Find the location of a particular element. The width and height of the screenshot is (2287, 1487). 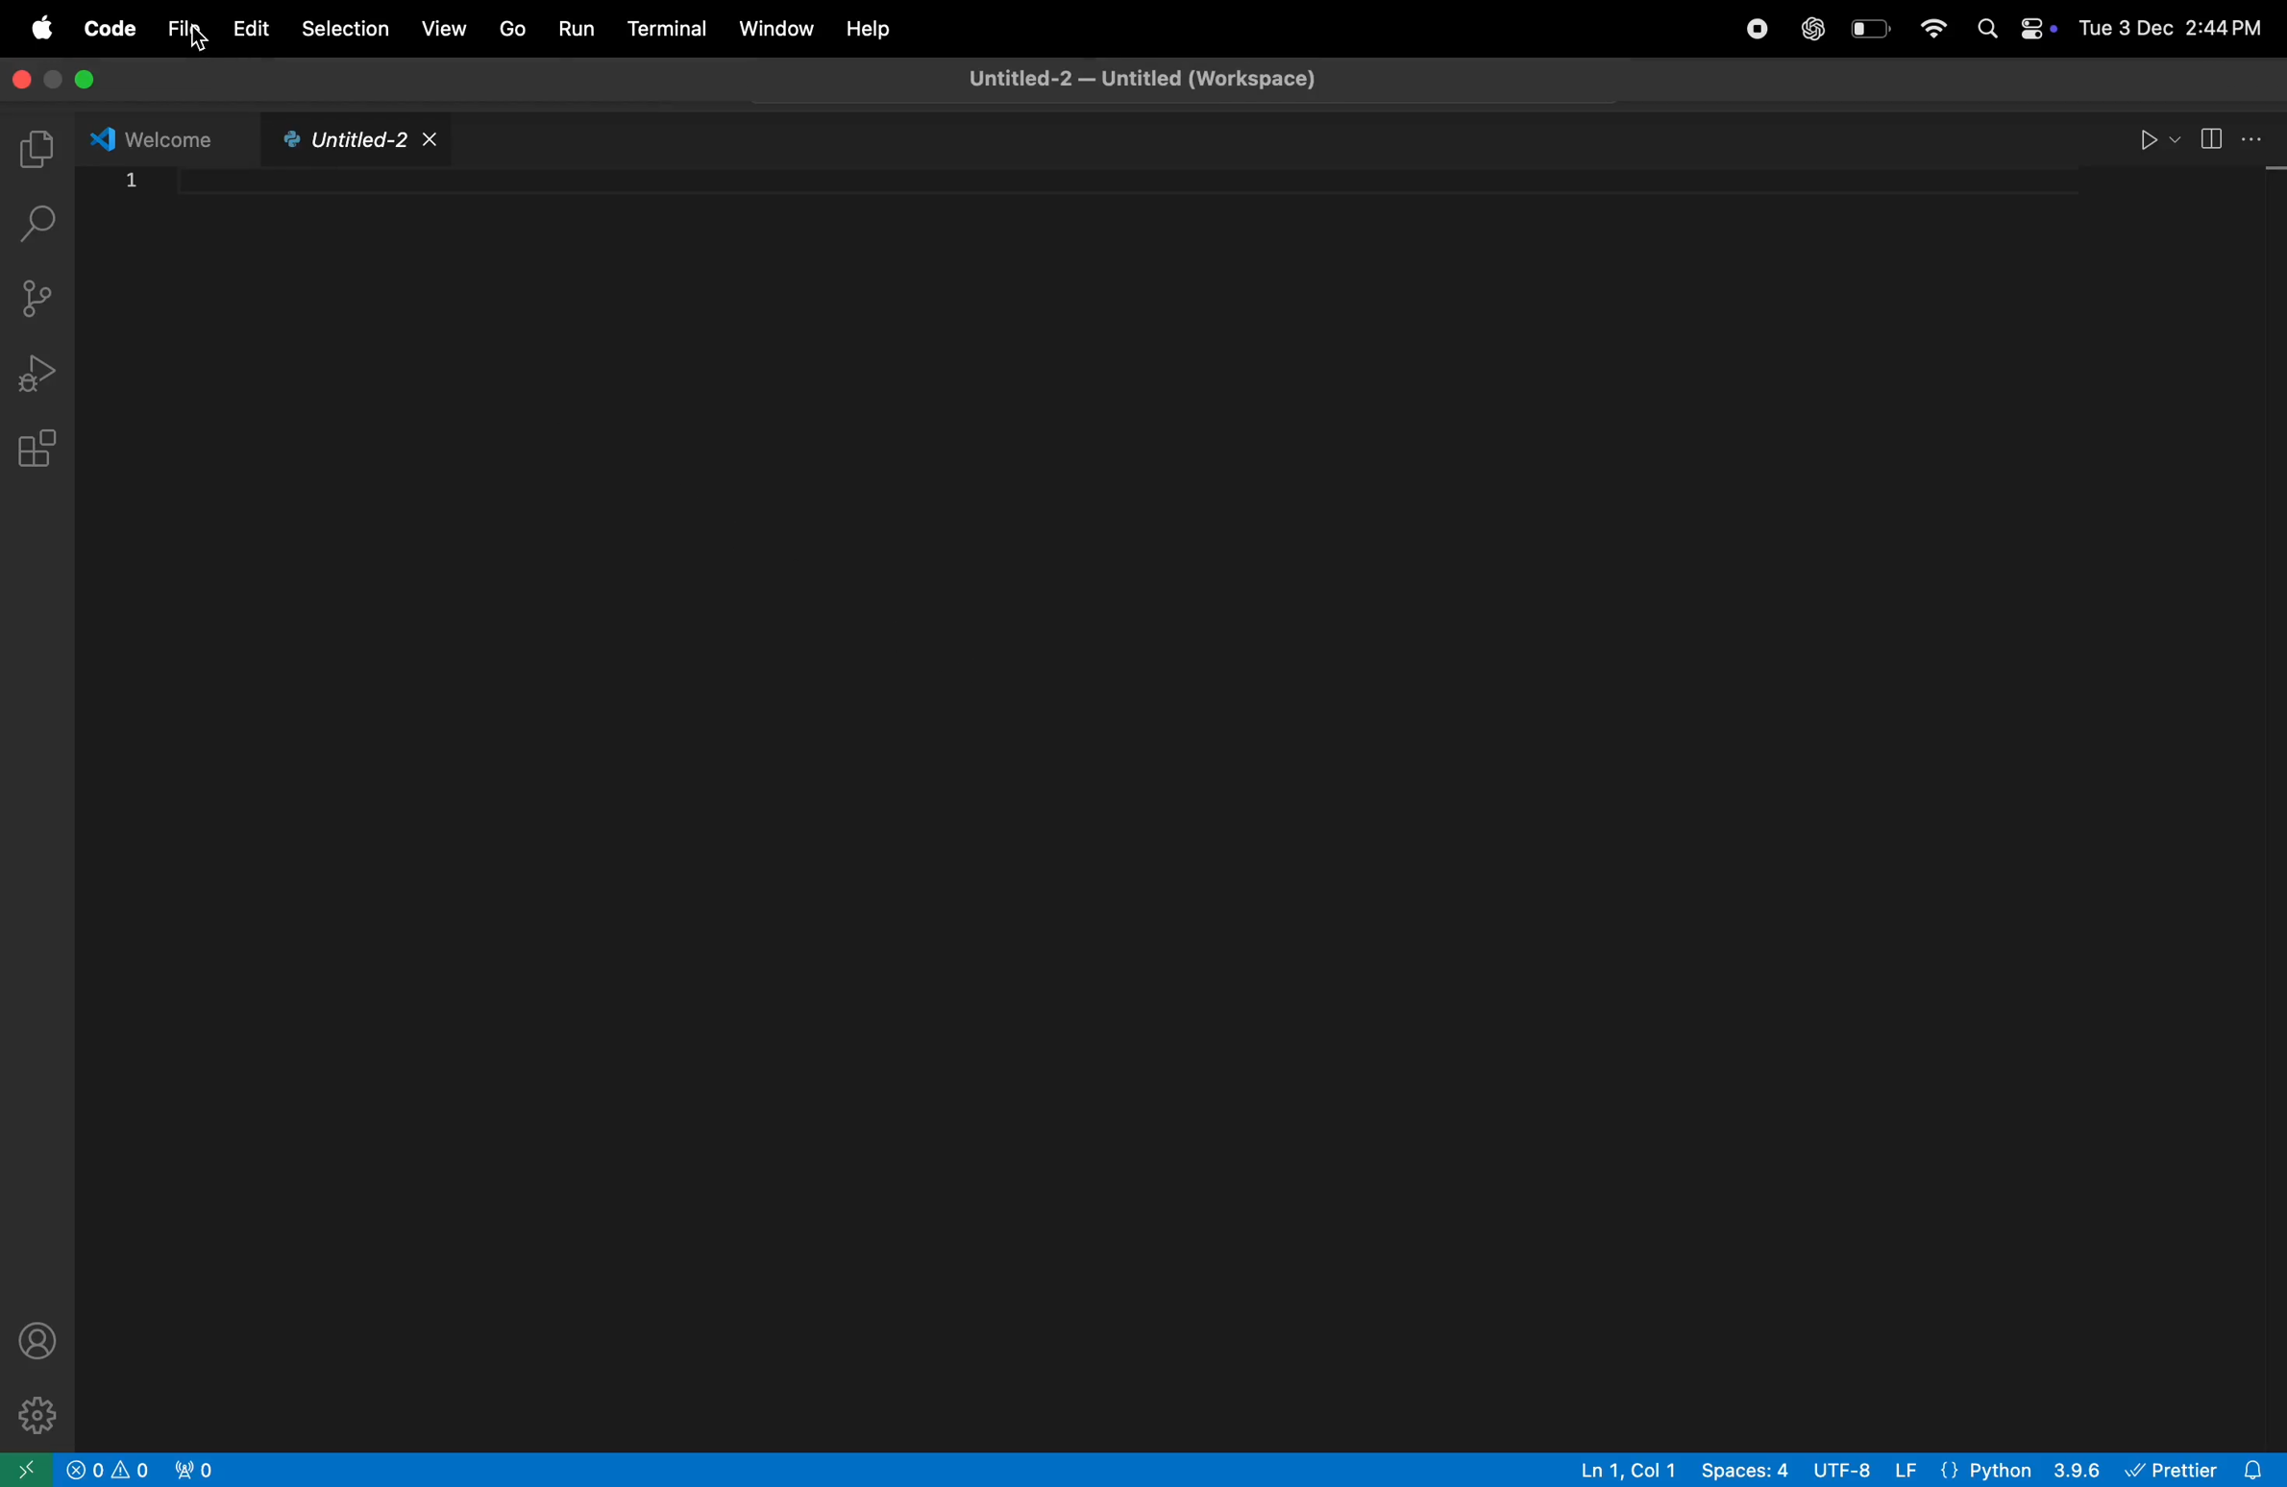

utf 8 is located at coordinates (1869, 1471).